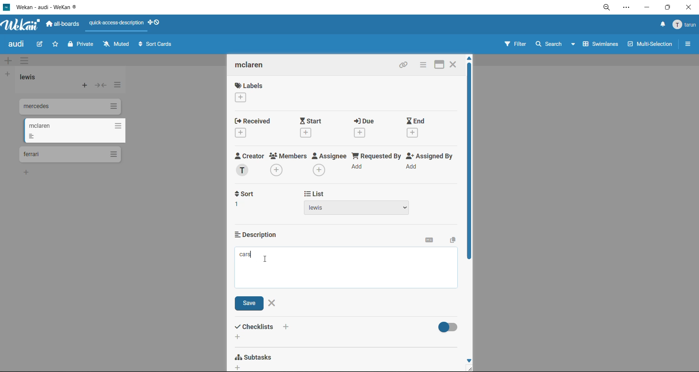  I want to click on minimize, so click(646, 7).